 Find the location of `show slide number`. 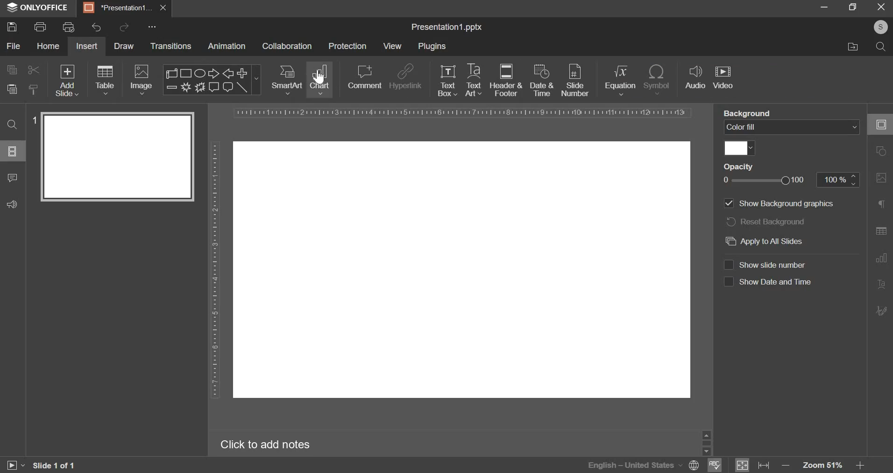

show slide number is located at coordinates (773, 265).